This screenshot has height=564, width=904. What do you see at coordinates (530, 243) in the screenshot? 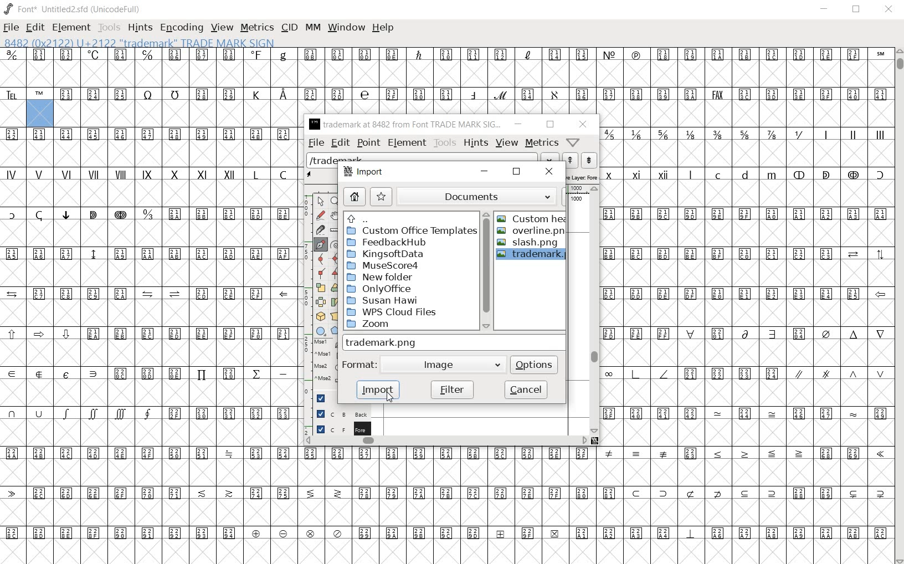
I see `slash.png` at bounding box center [530, 243].